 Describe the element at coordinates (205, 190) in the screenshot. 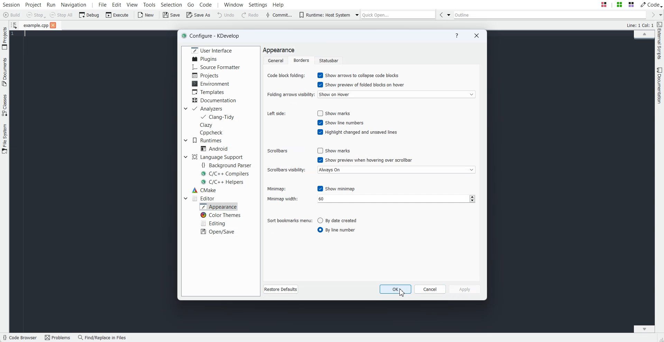

I see `CMake` at that location.